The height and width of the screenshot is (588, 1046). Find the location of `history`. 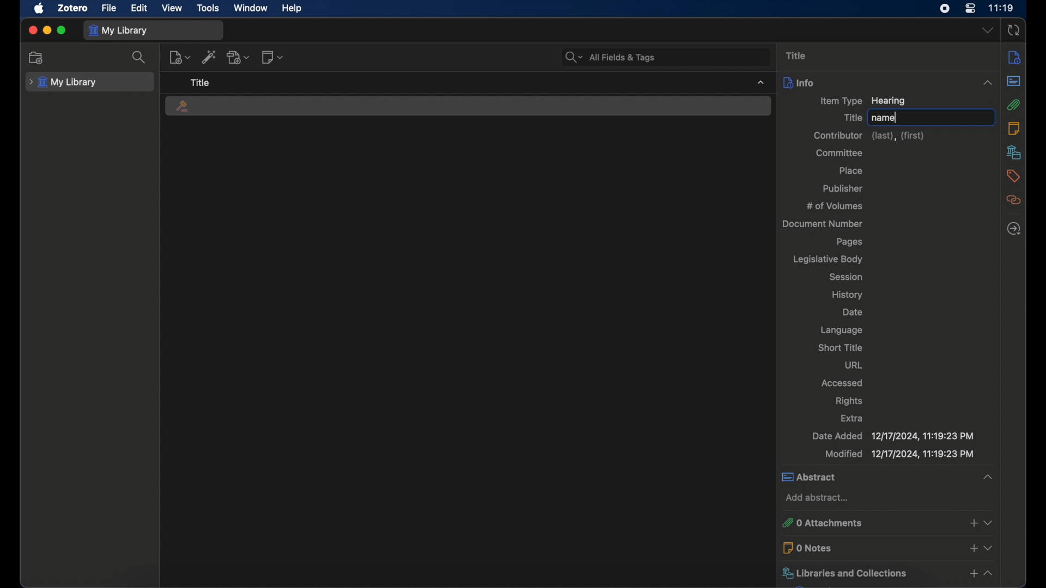

history is located at coordinates (849, 295).